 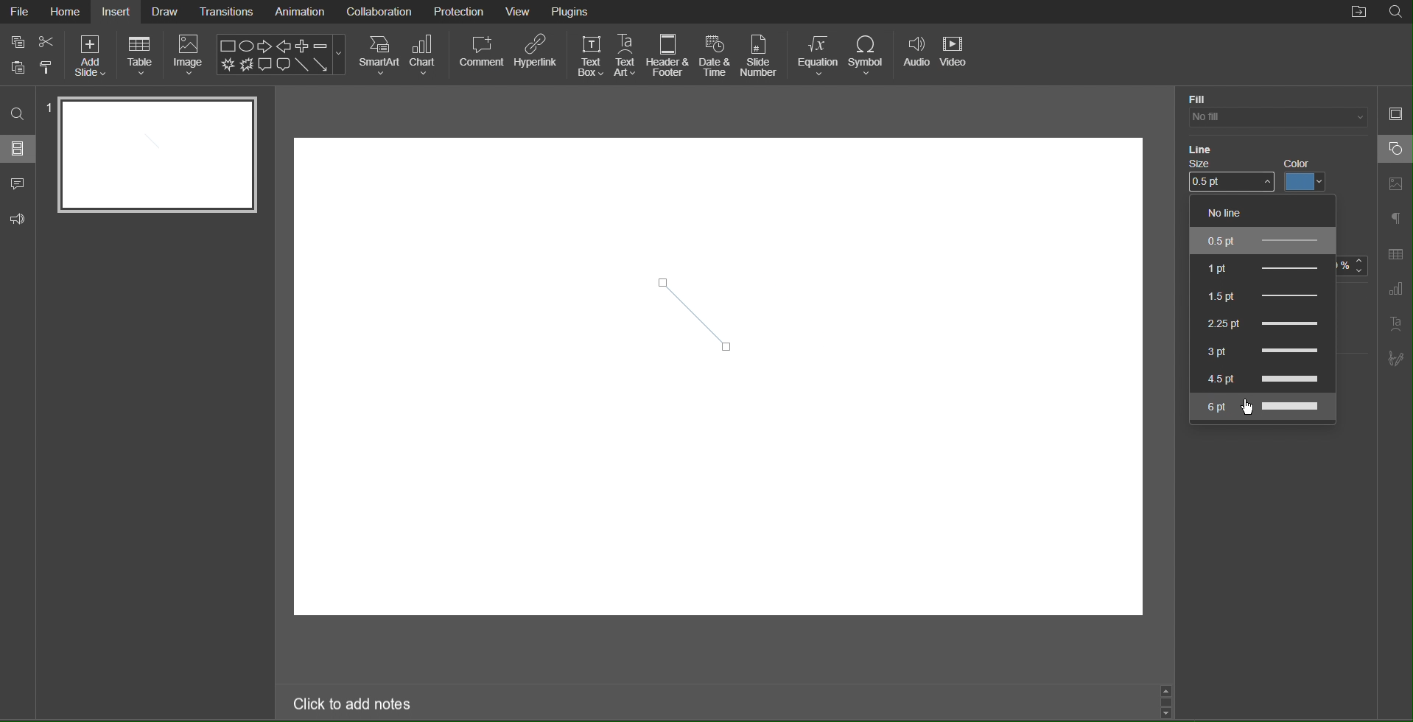 What do you see at coordinates (1262, 241) in the screenshot?
I see `0.5 pt` at bounding box center [1262, 241].